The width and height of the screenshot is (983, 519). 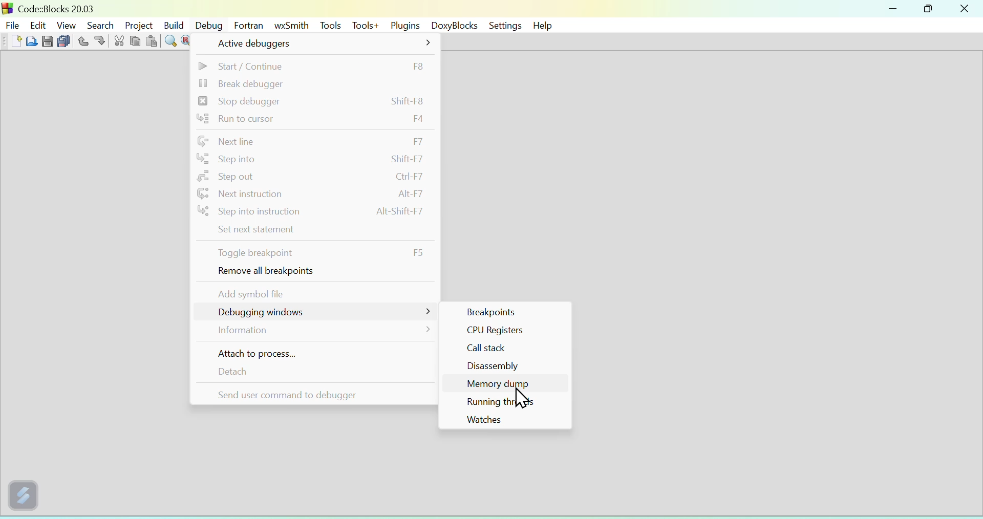 What do you see at coordinates (312, 372) in the screenshot?
I see `detach ` at bounding box center [312, 372].